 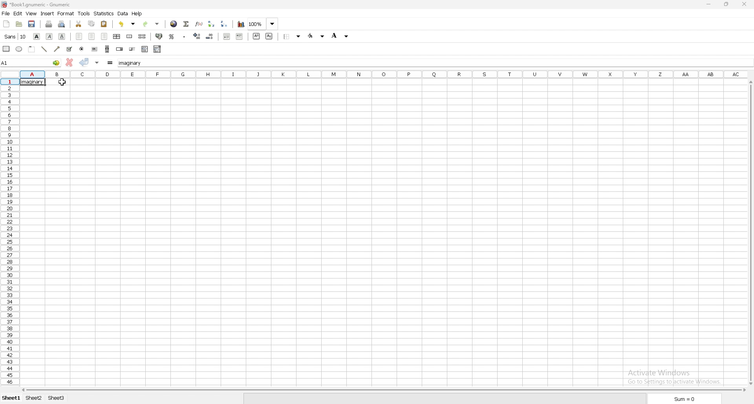 I want to click on file name, so click(x=36, y=5).